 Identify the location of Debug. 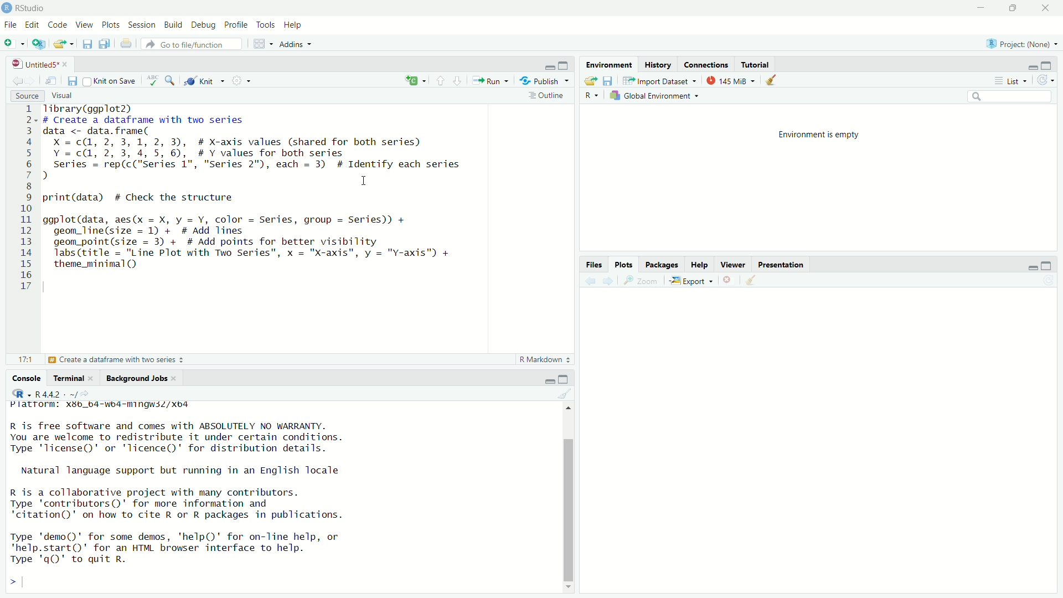
(204, 27).